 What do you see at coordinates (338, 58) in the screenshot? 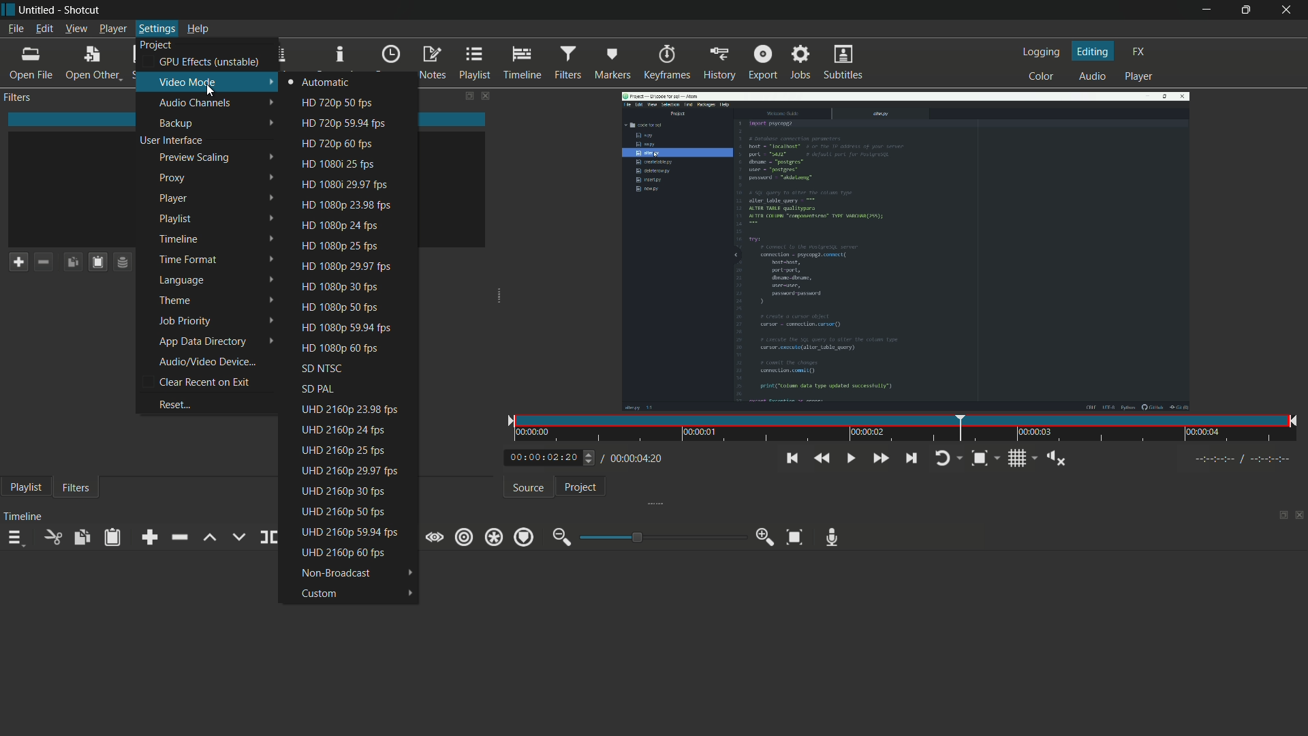
I see `properties` at bounding box center [338, 58].